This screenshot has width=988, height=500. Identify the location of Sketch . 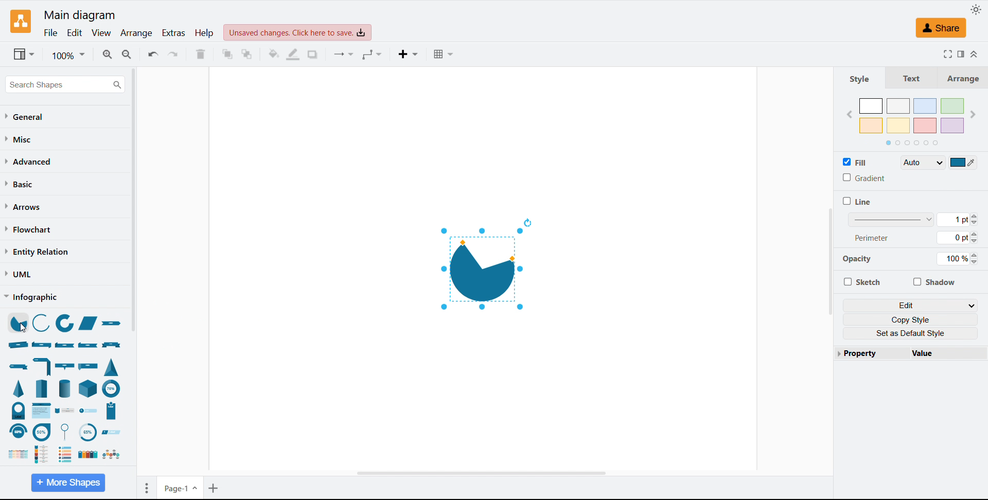
(861, 282).